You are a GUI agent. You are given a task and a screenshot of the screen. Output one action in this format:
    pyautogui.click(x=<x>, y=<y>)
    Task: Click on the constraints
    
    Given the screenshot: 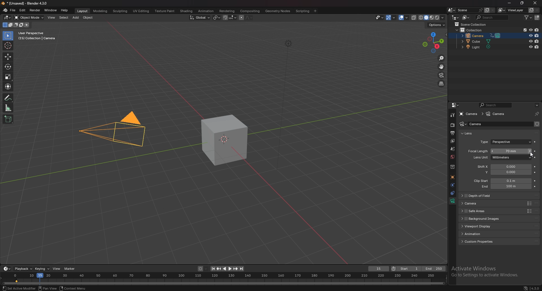 What is the action you would take?
    pyautogui.click(x=453, y=193)
    